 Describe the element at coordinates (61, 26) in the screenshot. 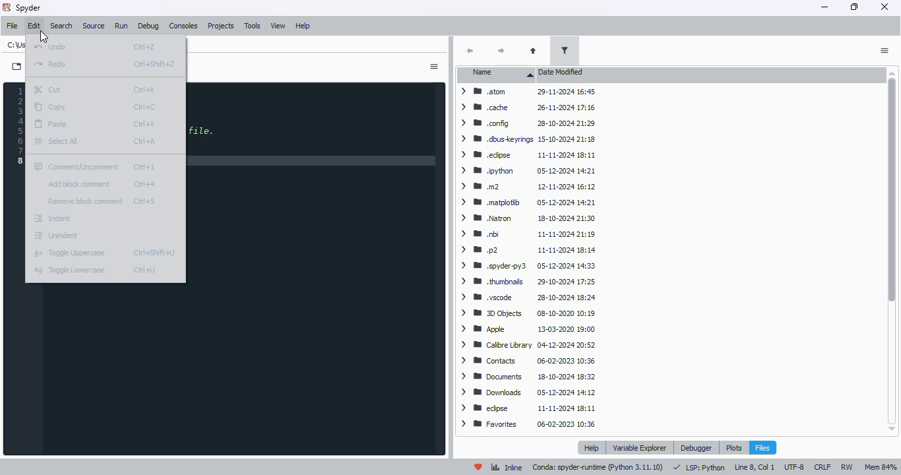

I see `search` at that location.